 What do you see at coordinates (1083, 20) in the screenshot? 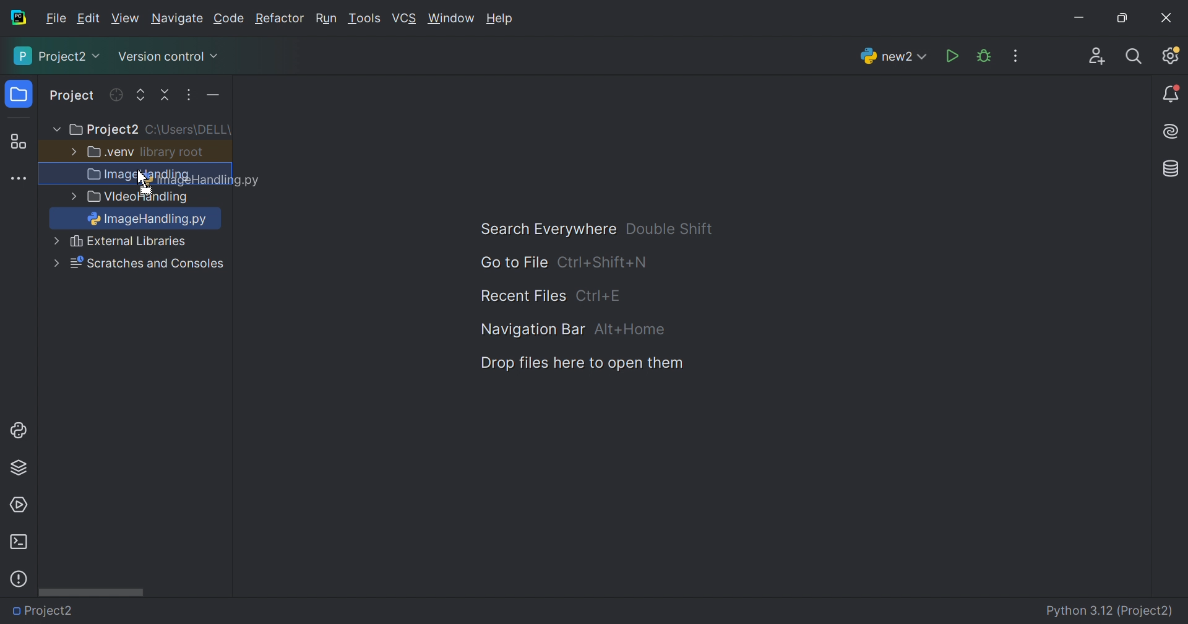
I see `Minimize` at bounding box center [1083, 20].